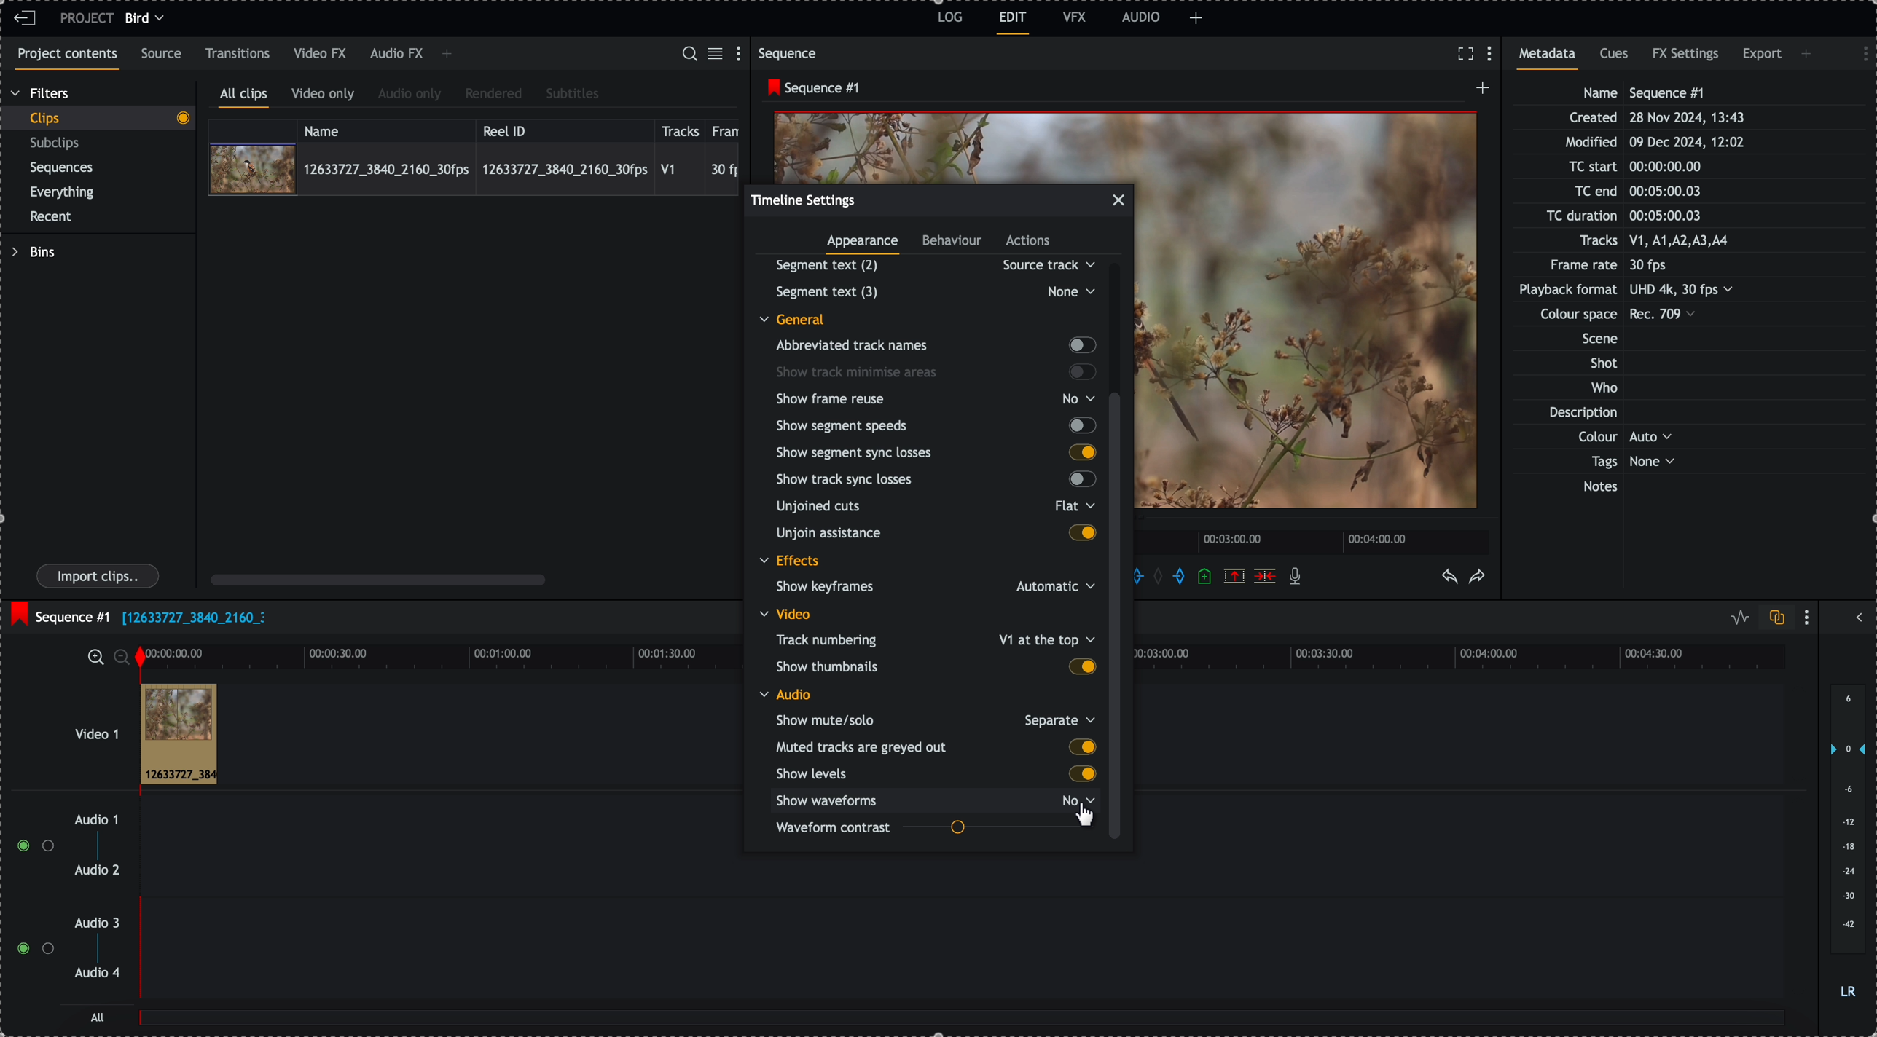 Image resolution: width=1877 pixels, height=1037 pixels. What do you see at coordinates (1736, 618) in the screenshot?
I see `toggle audio levels editing` at bounding box center [1736, 618].